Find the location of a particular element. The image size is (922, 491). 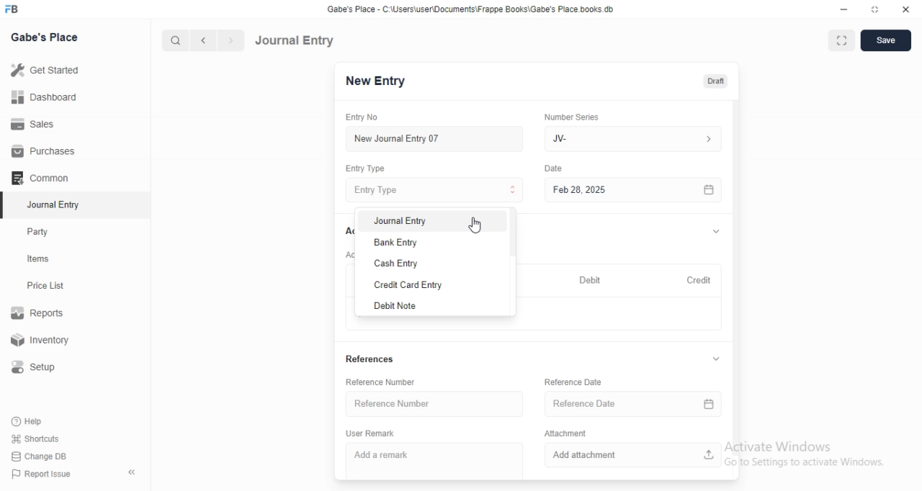

Setup is located at coordinates (39, 367).